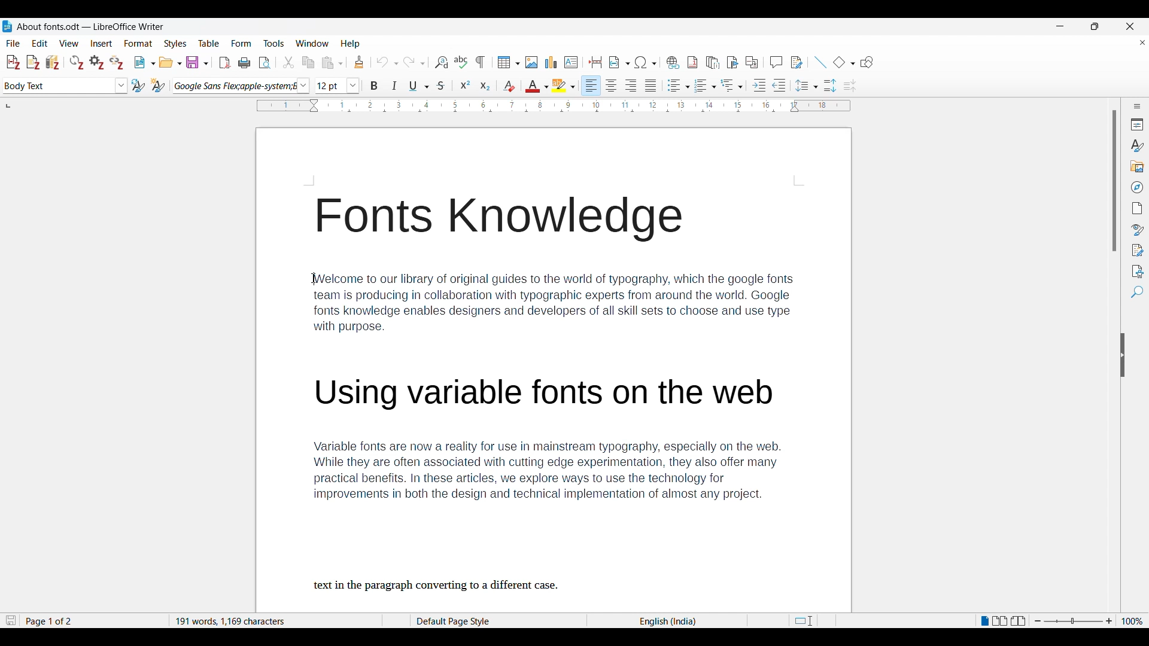  Describe the element at coordinates (591, 86) in the screenshot. I see `Left alignment` at that location.